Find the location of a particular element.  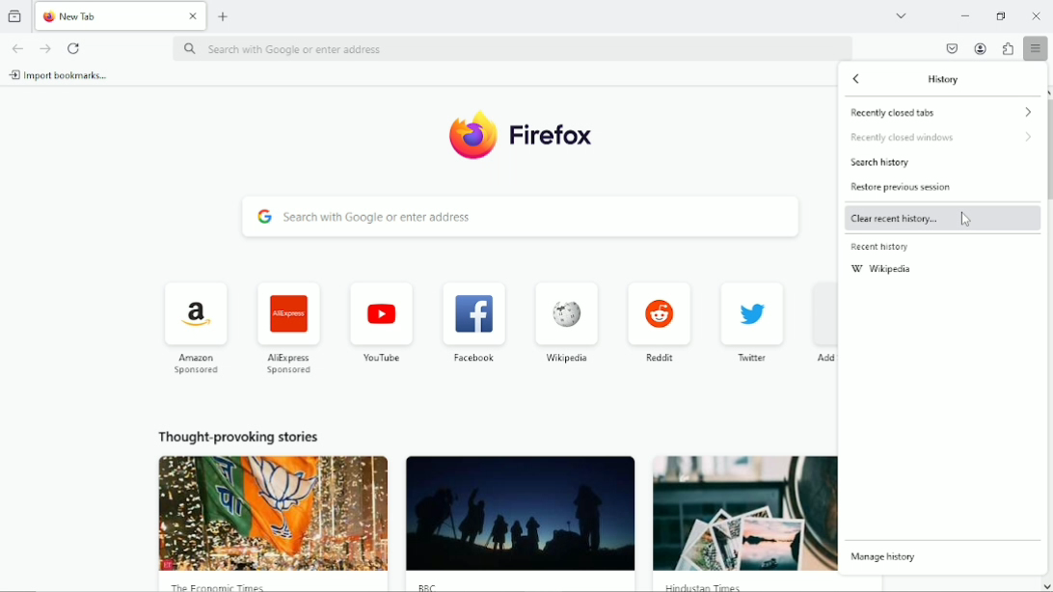

New tab is located at coordinates (227, 16).